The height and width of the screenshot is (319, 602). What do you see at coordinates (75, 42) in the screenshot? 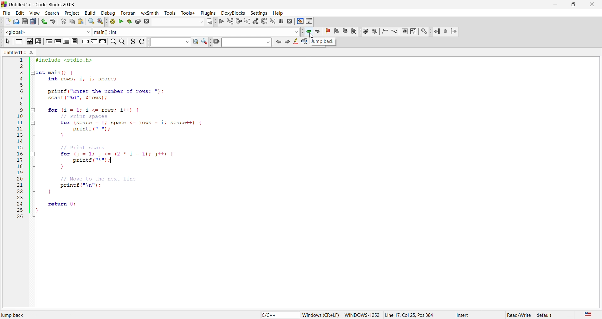
I see `icon` at bounding box center [75, 42].